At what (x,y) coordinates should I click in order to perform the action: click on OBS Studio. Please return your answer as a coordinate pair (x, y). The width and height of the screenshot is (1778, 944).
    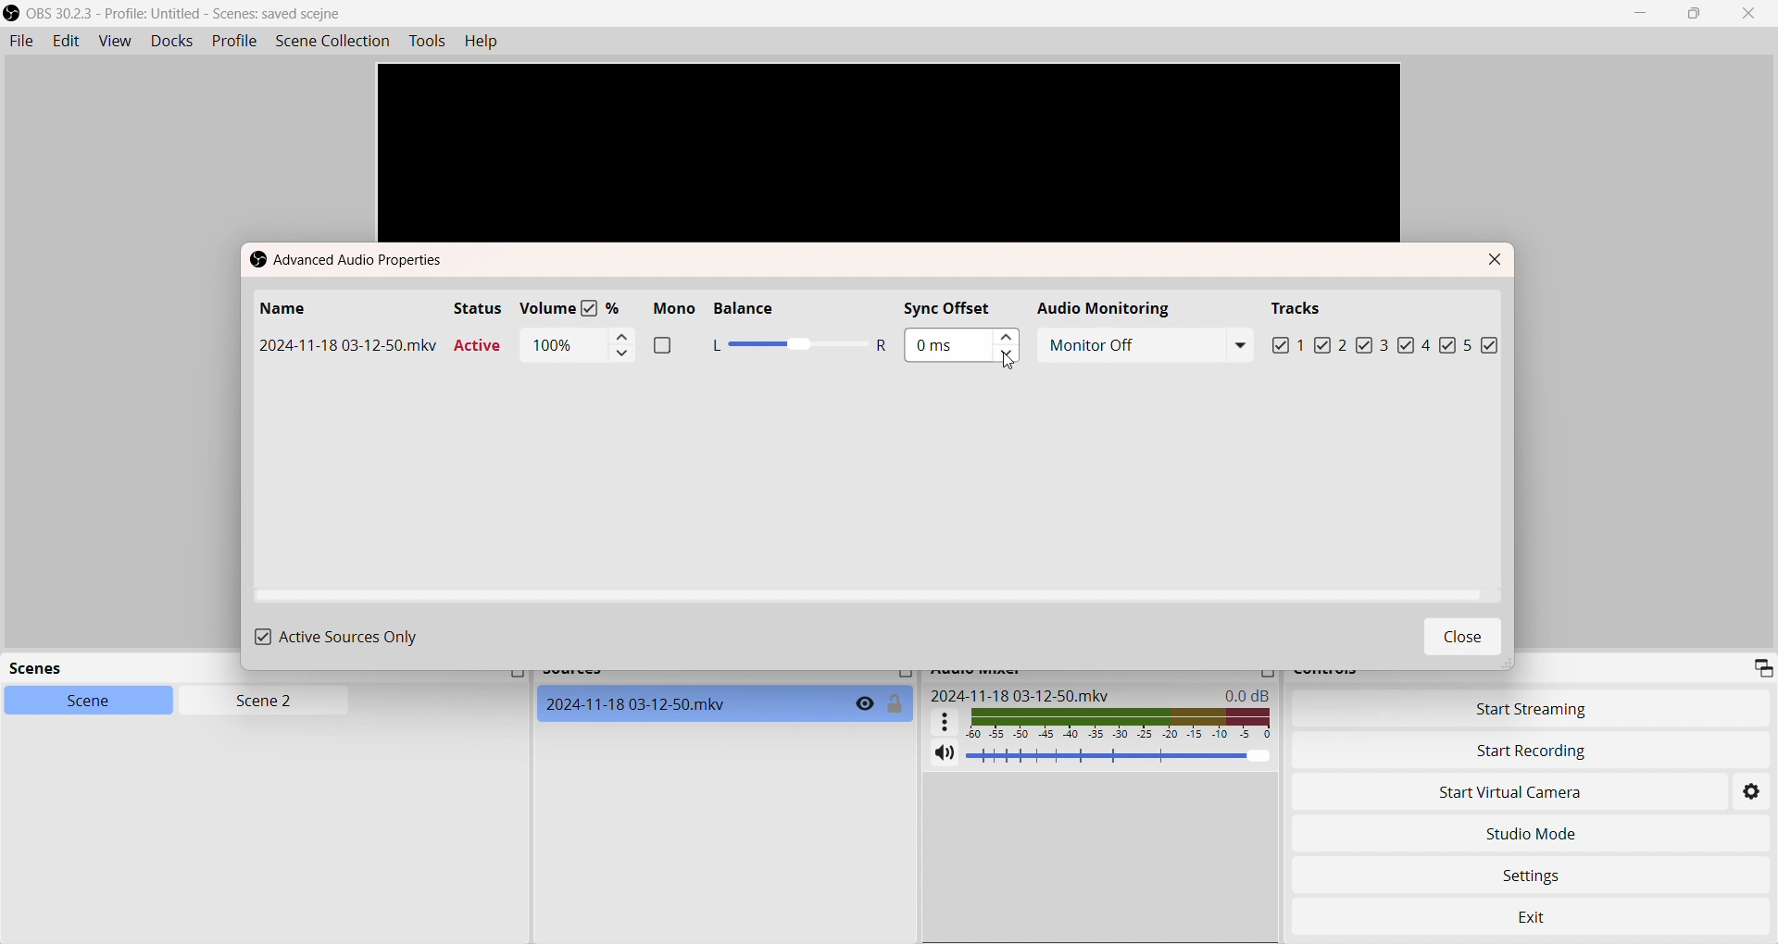
    Looking at the image, I should click on (182, 14).